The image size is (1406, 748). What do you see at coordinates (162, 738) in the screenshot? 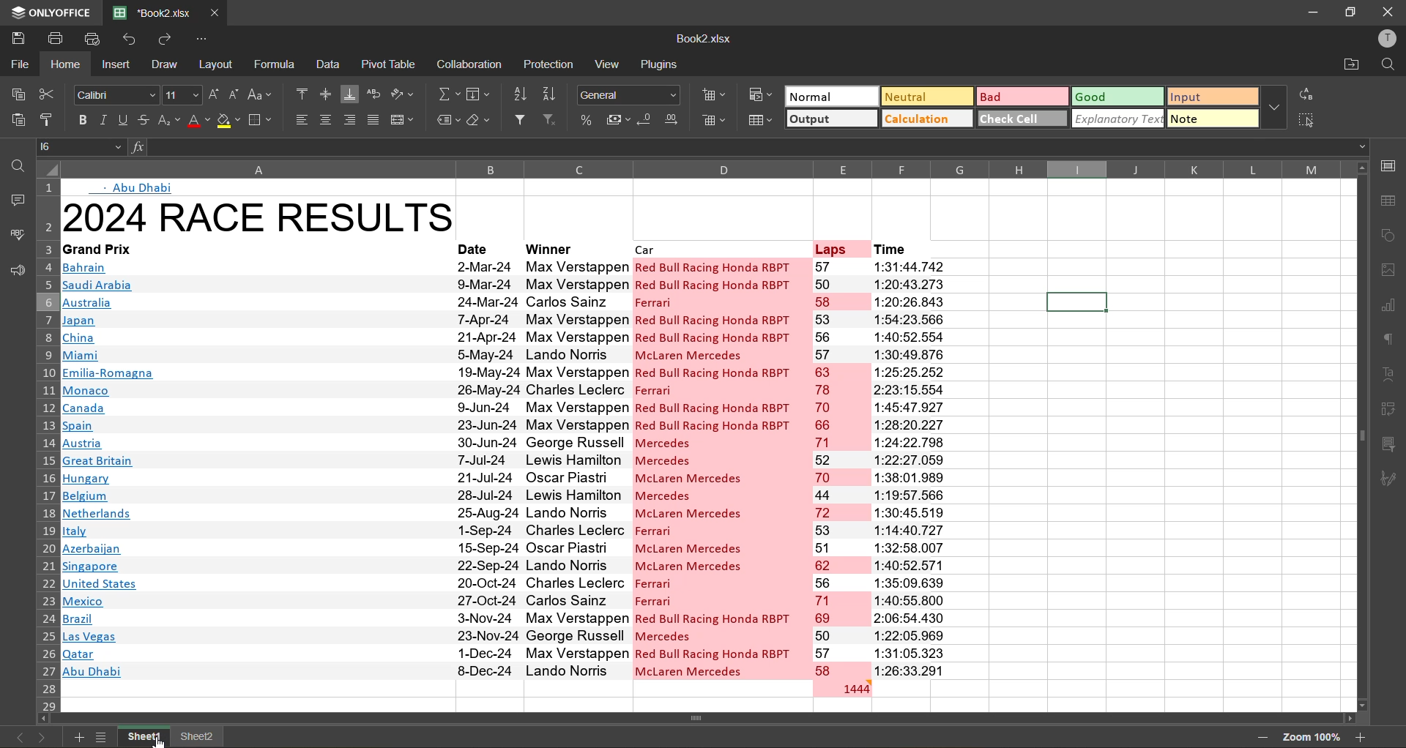
I see `cursor` at bounding box center [162, 738].